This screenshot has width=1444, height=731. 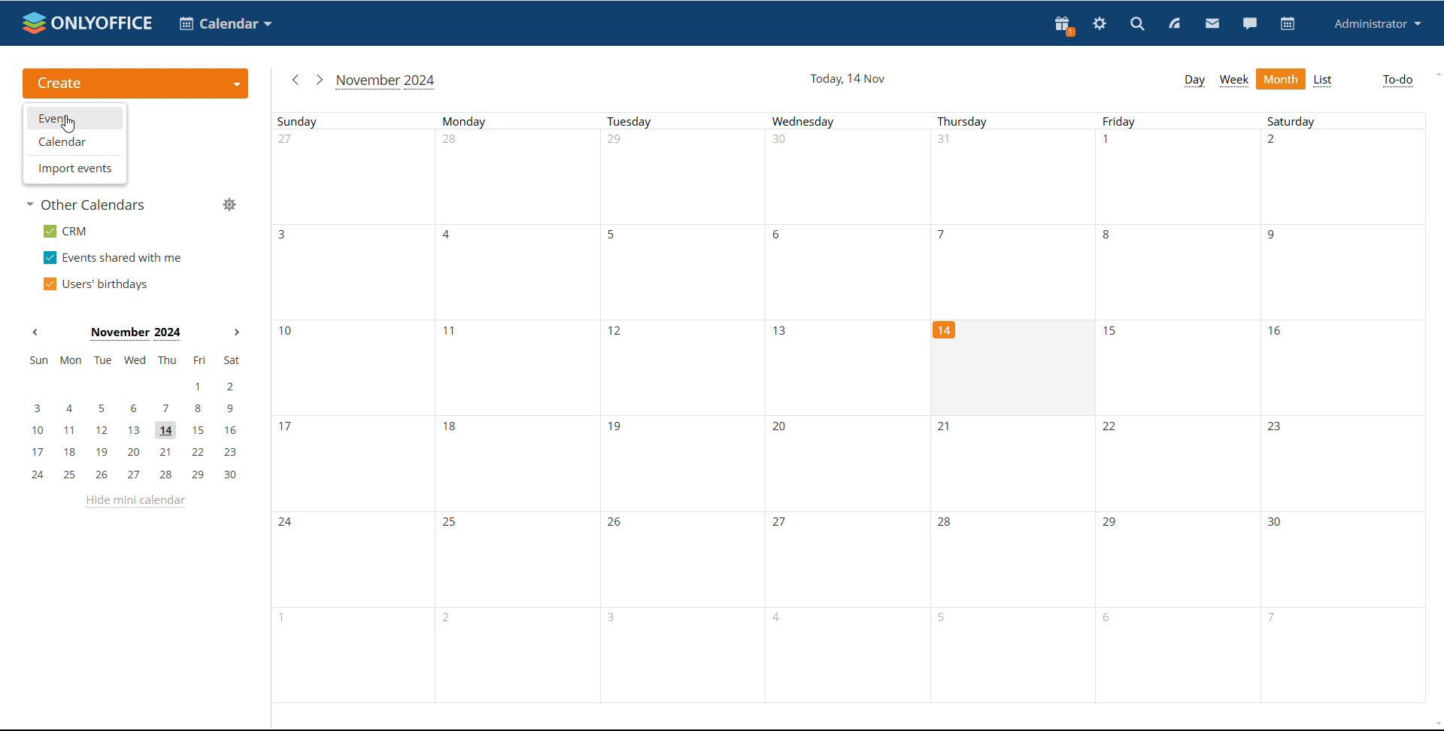 I want to click on Different dates of the month, so click(x=857, y=271).